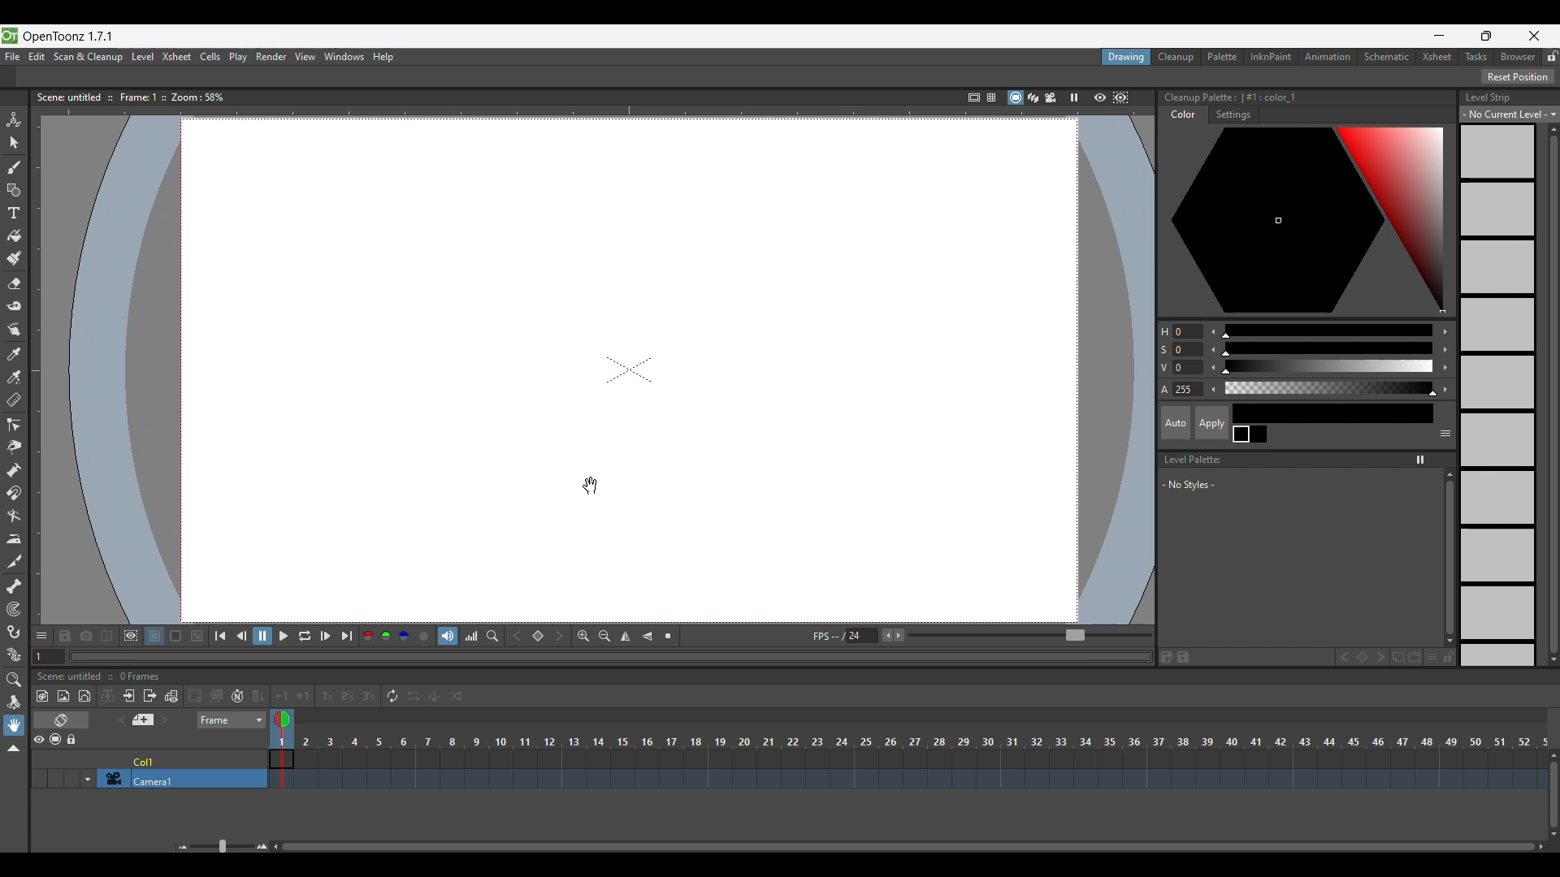  Describe the element at coordinates (1176, 57) in the screenshot. I see `Cleanup` at that location.